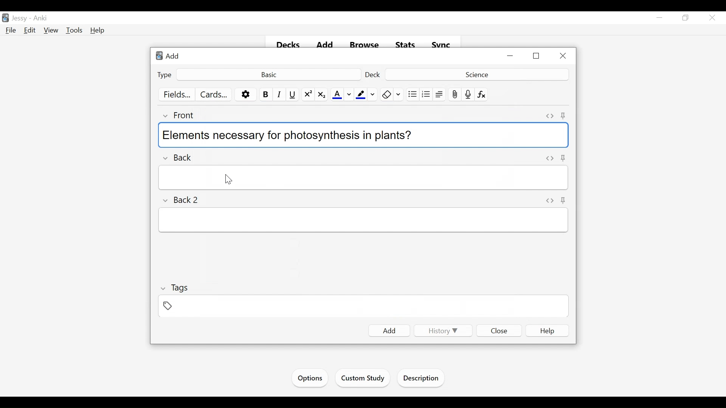  I want to click on Options, so click(309, 378).